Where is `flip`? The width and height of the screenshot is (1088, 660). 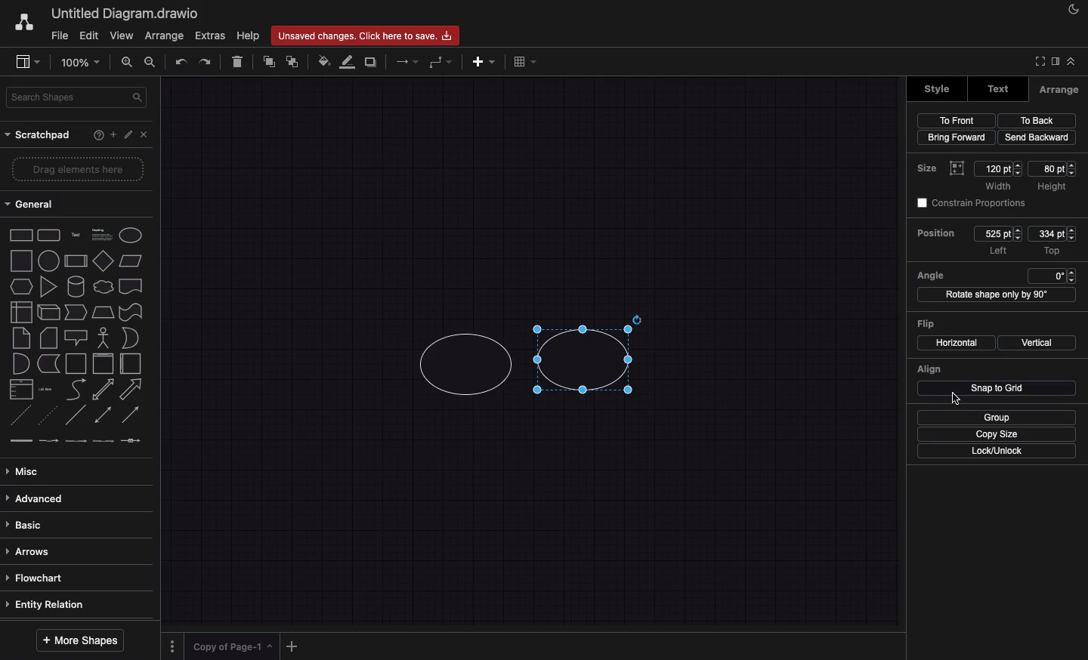
flip is located at coordinates (927, 324).